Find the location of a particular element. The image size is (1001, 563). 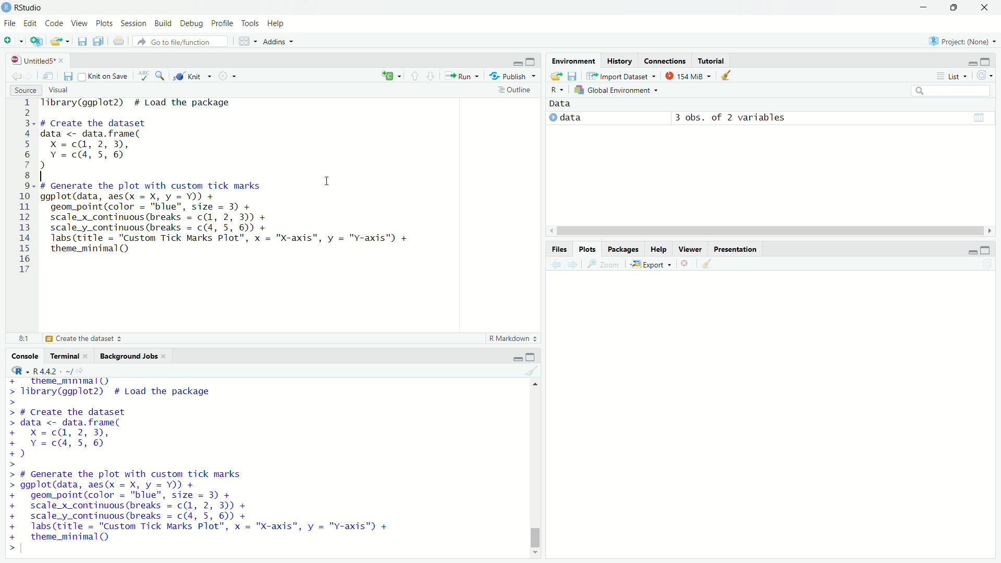

run the current line or selection is located at coordinates (465, 77).